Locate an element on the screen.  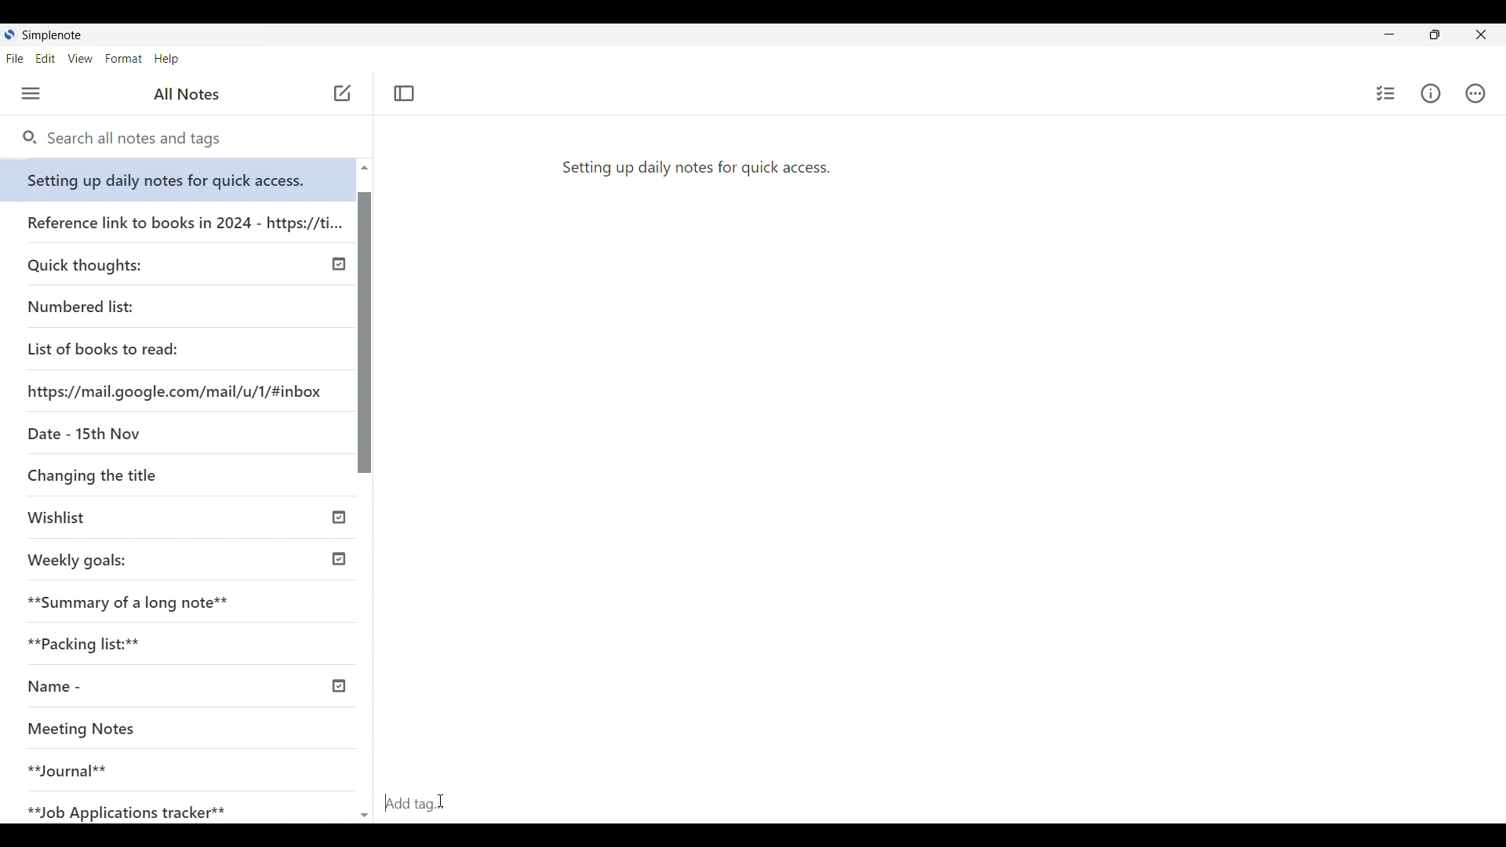
Close left sidebar is located at coordinates (405, 94).